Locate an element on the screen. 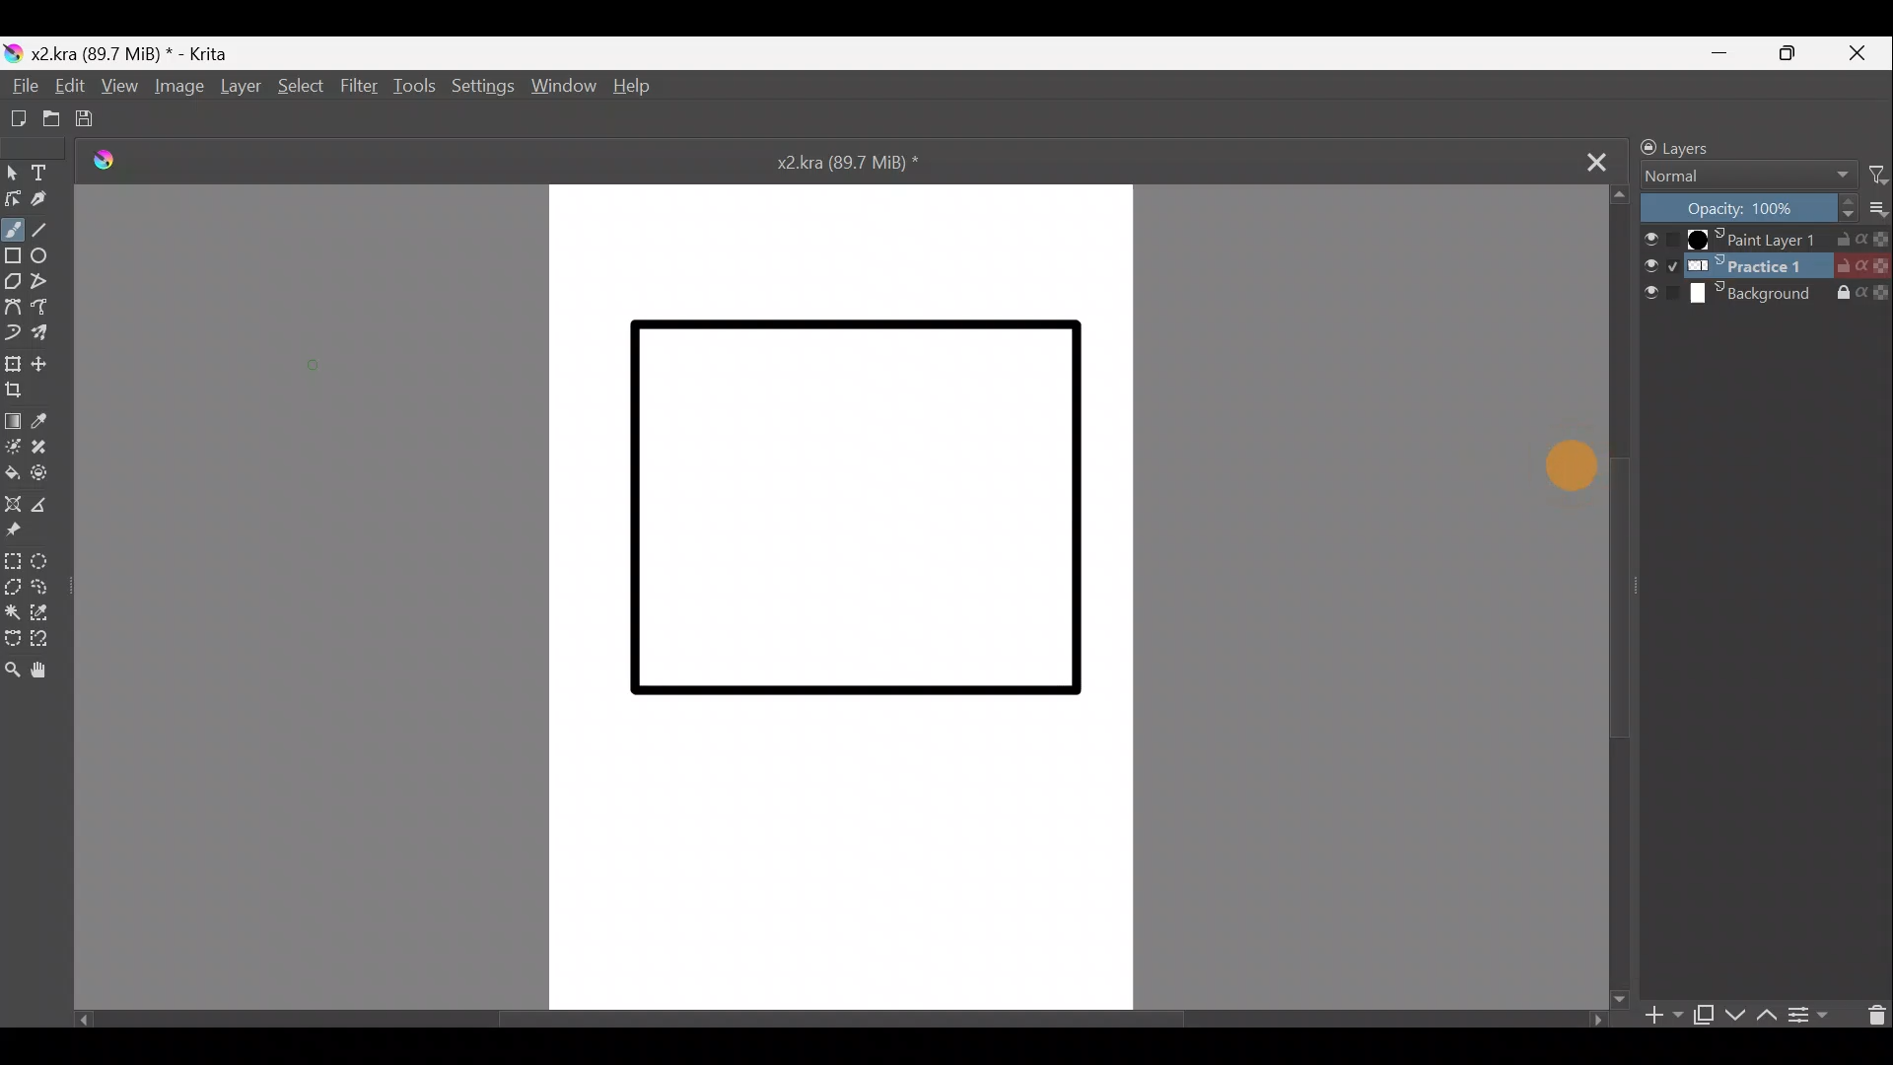 The width and height of the screenshot is (1893, 1065). Filter is located at coordinates (356, 85).